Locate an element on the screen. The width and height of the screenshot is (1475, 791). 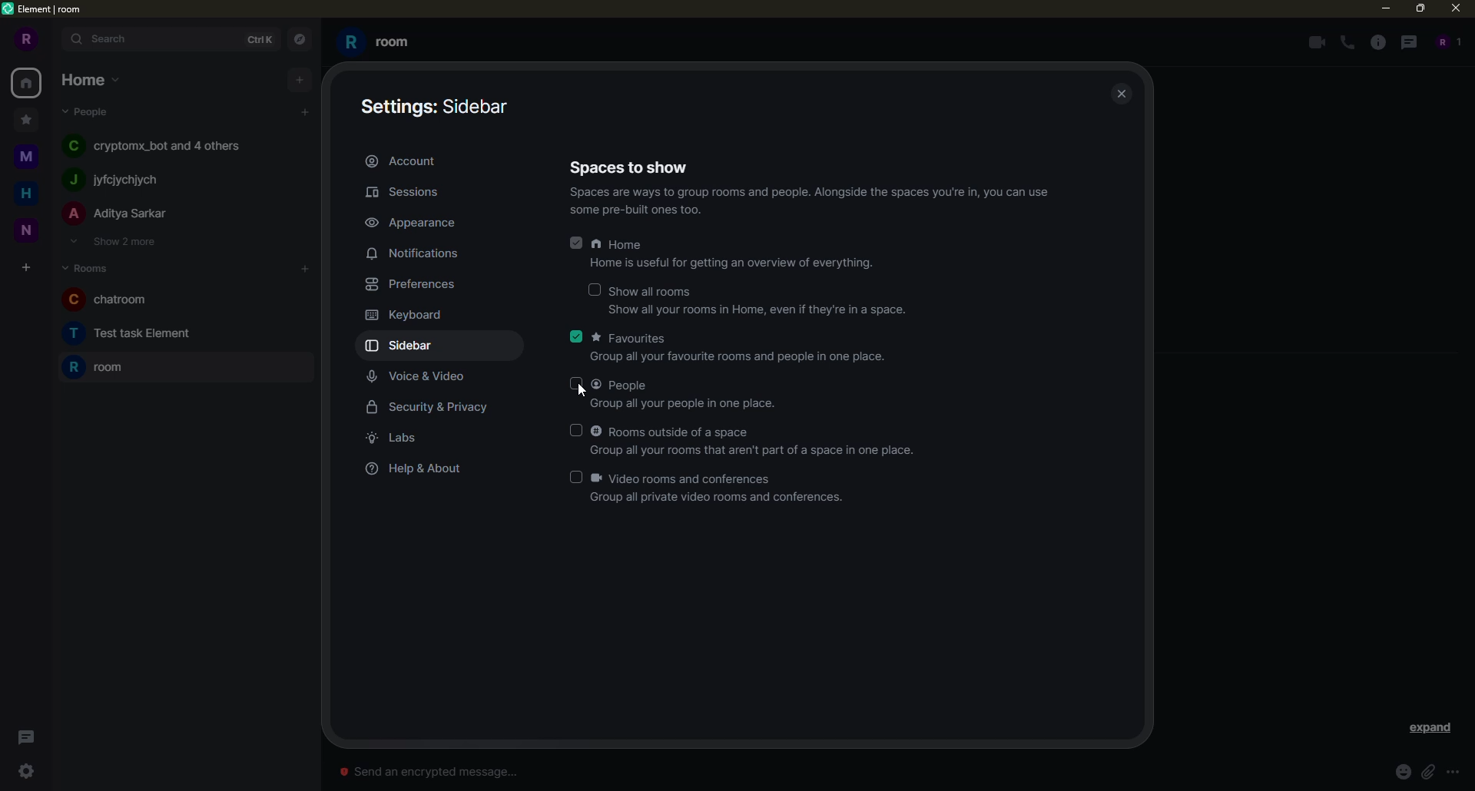
Group all your people in one place. is located at coordinates (667, 405).